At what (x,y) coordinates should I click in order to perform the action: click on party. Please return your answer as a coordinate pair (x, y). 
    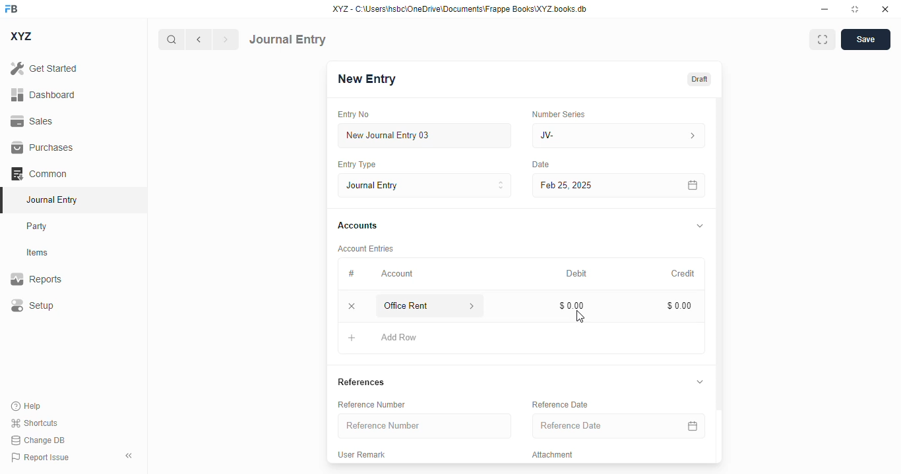
    Looking at the image, I should click on (37, 226).